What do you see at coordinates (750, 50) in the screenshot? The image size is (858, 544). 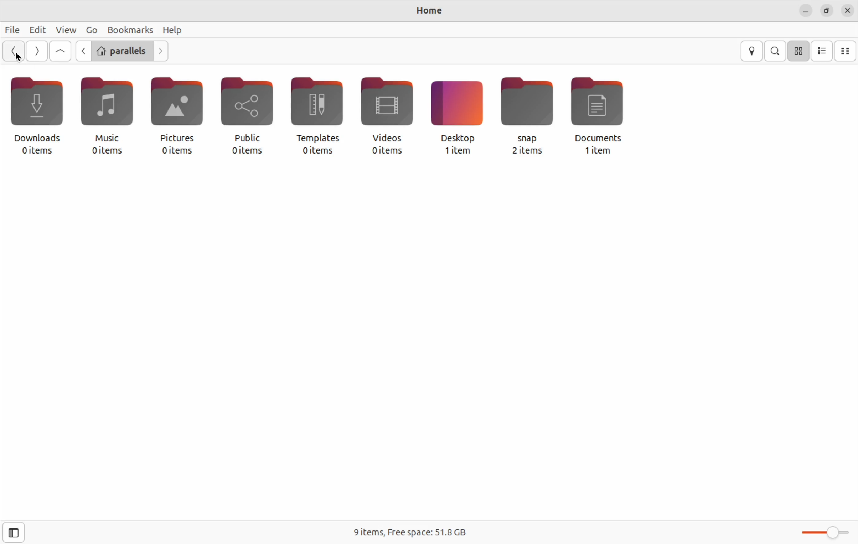 I see `location ` at bounding box center [750, 50].